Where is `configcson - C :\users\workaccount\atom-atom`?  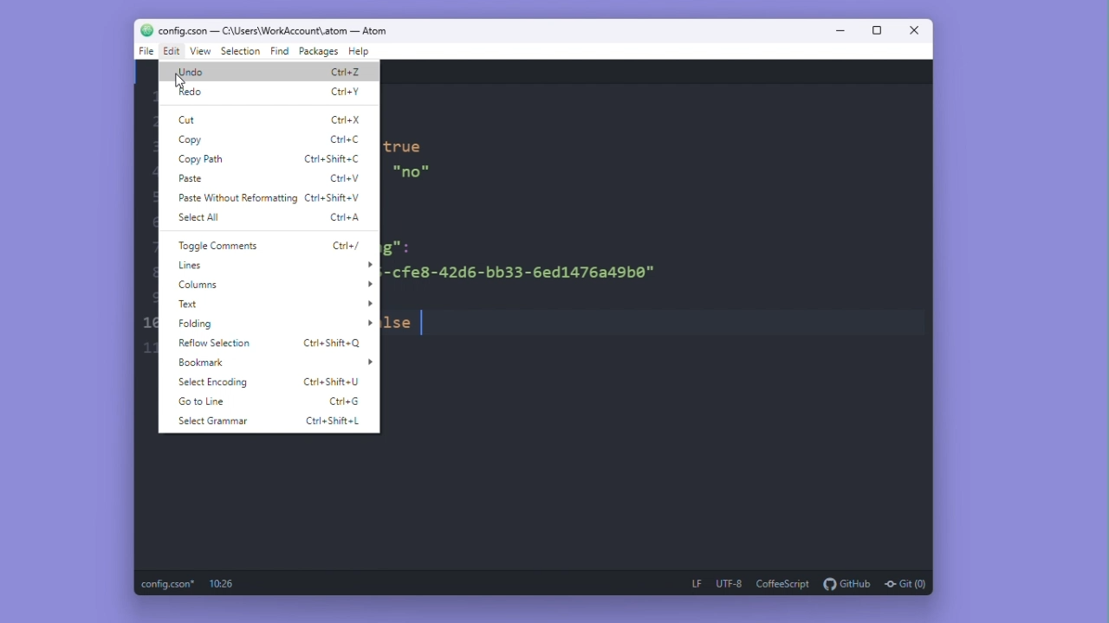 configcson - C :\users\workaccount\atom-atom is located at coordinates (283, 30).